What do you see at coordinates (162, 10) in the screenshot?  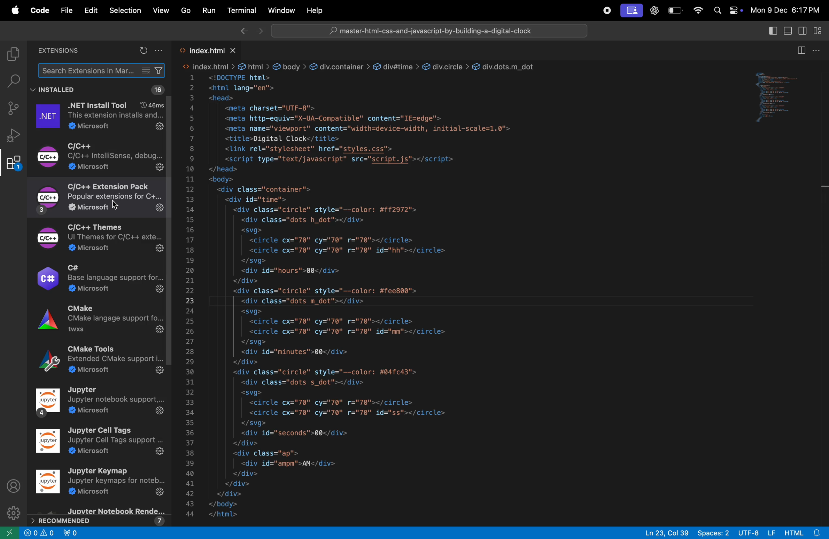 I see `View` at bounding box center [162, 10].